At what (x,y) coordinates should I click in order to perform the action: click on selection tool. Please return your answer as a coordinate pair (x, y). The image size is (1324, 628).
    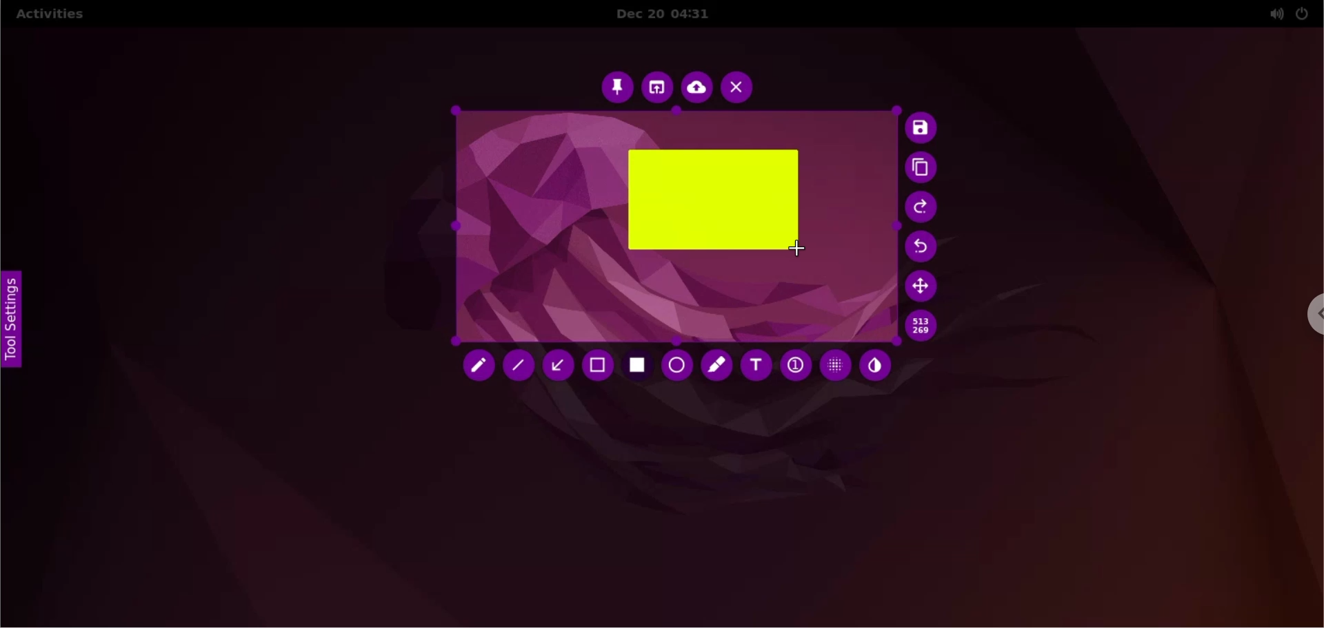
    Looking at the image, I should click on (597, 368).